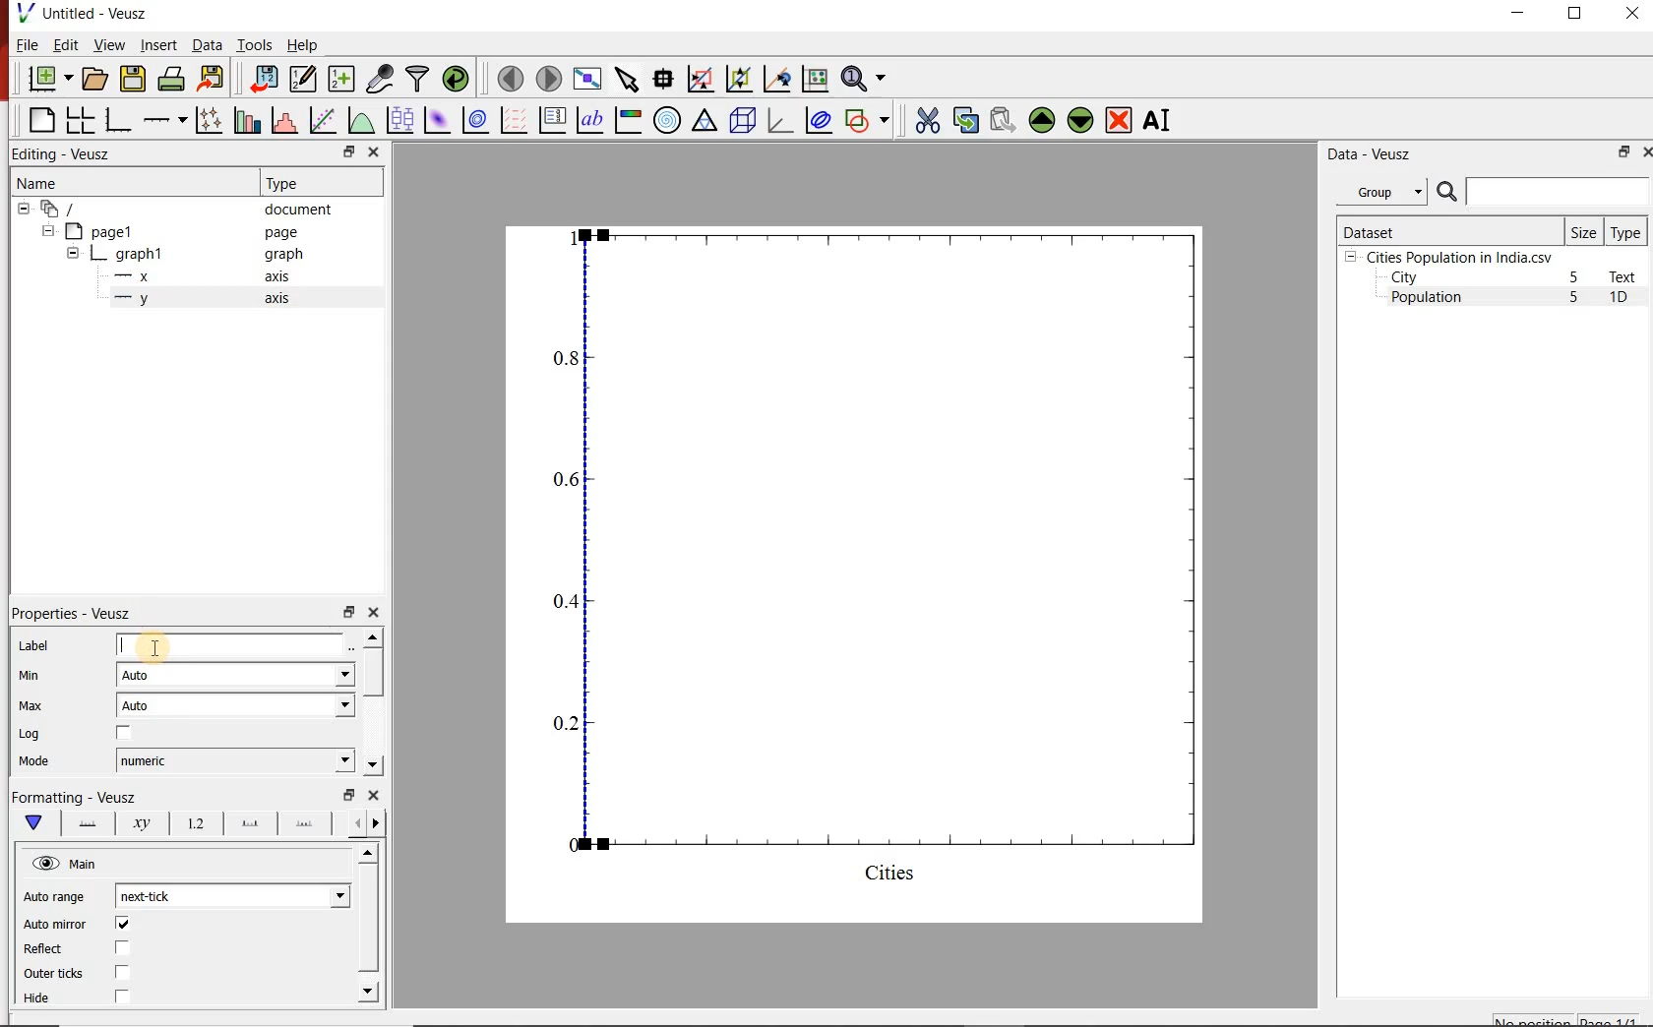  What do you see at coordinates (1380, 191) in the screenshot?
I see `Group datasets with property given` at bounding box center [1380, 191].